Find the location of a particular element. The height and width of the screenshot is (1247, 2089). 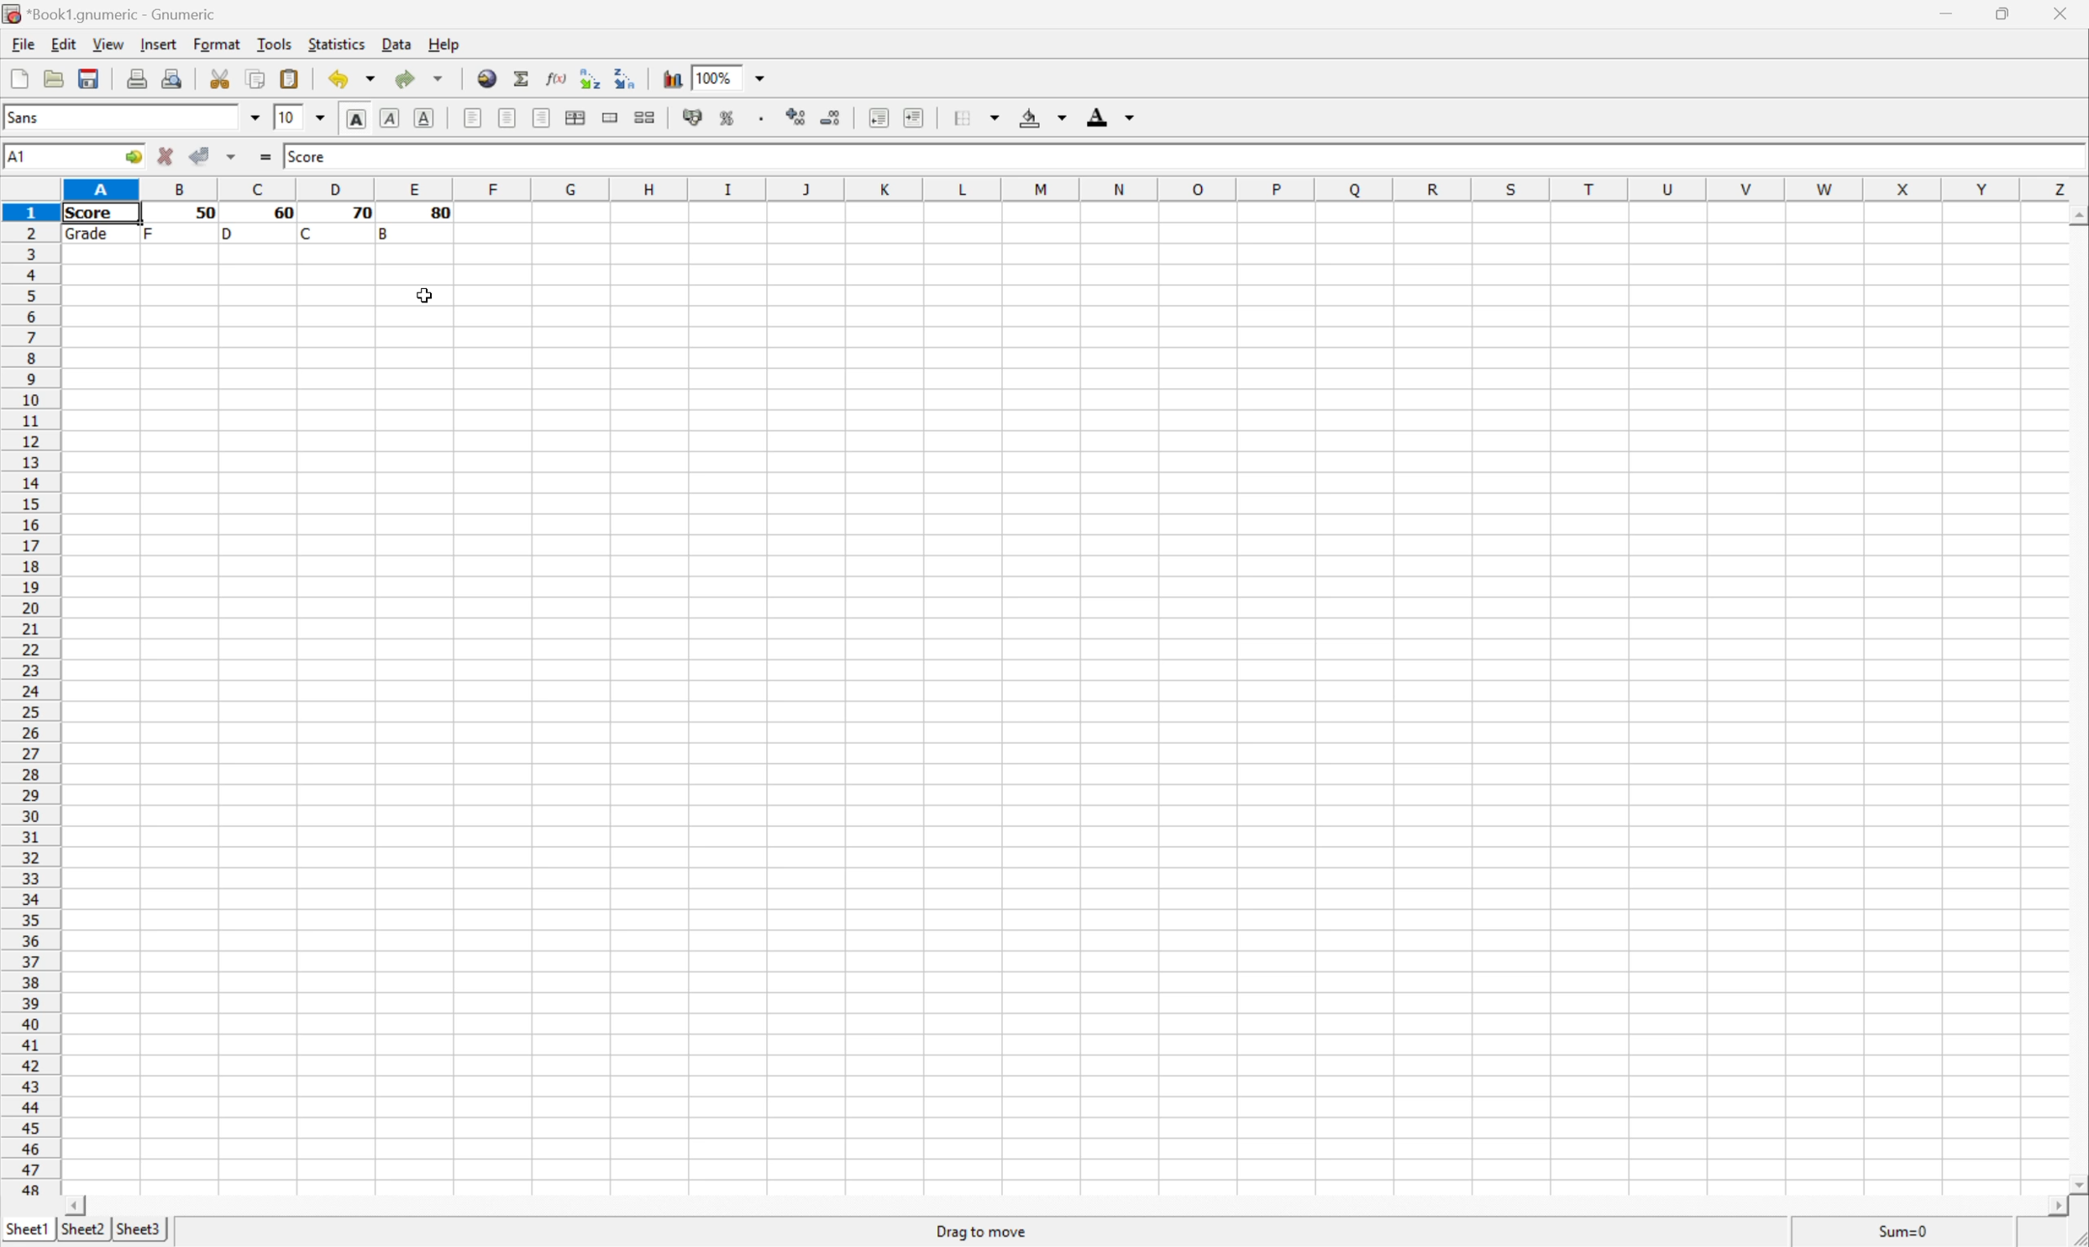

Edit a function into the current cell is located at coordinates (554, 77).